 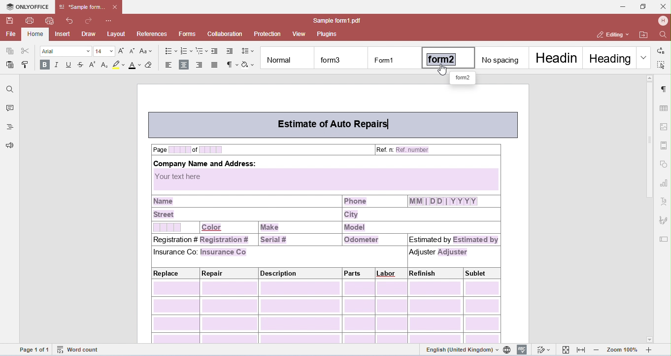 What do you see at coordinates (608, 57) in the screenshot?
I see `heading` at bounding box center [608, 57].